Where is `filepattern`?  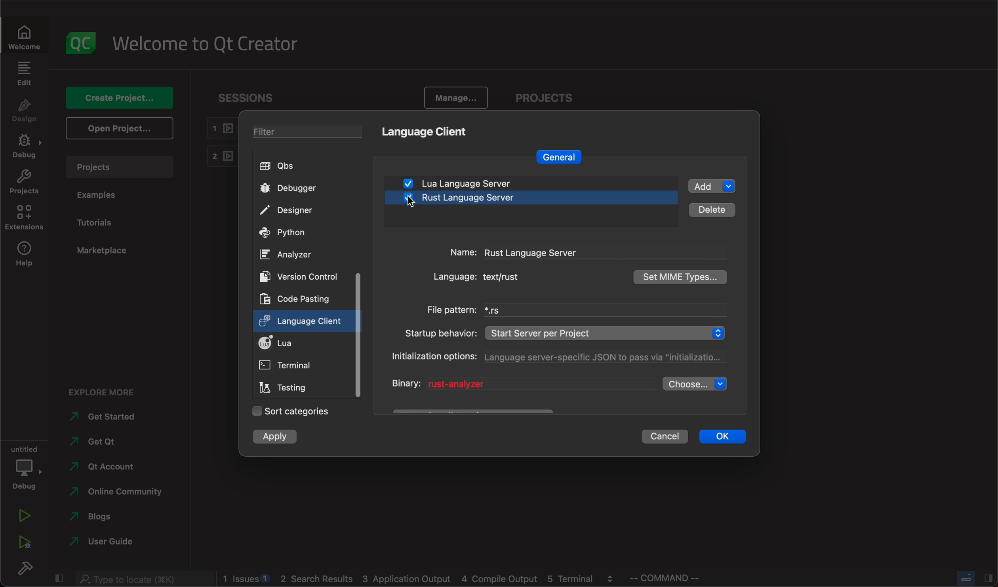
filepattern is located at coordinates (571, 310).